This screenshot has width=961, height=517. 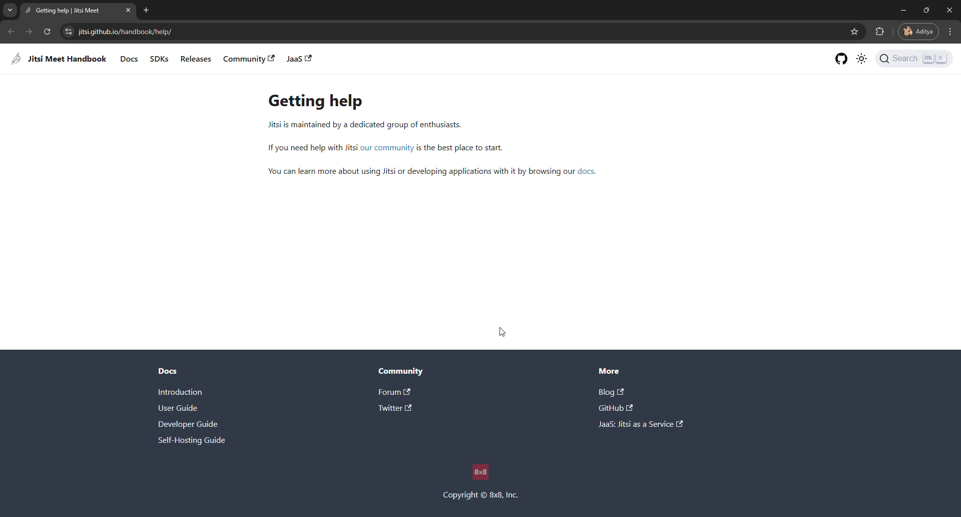 What do you see at coordinates (147, 10) in the screenshot?
I see `new tab` at bounding box center [147, 10].